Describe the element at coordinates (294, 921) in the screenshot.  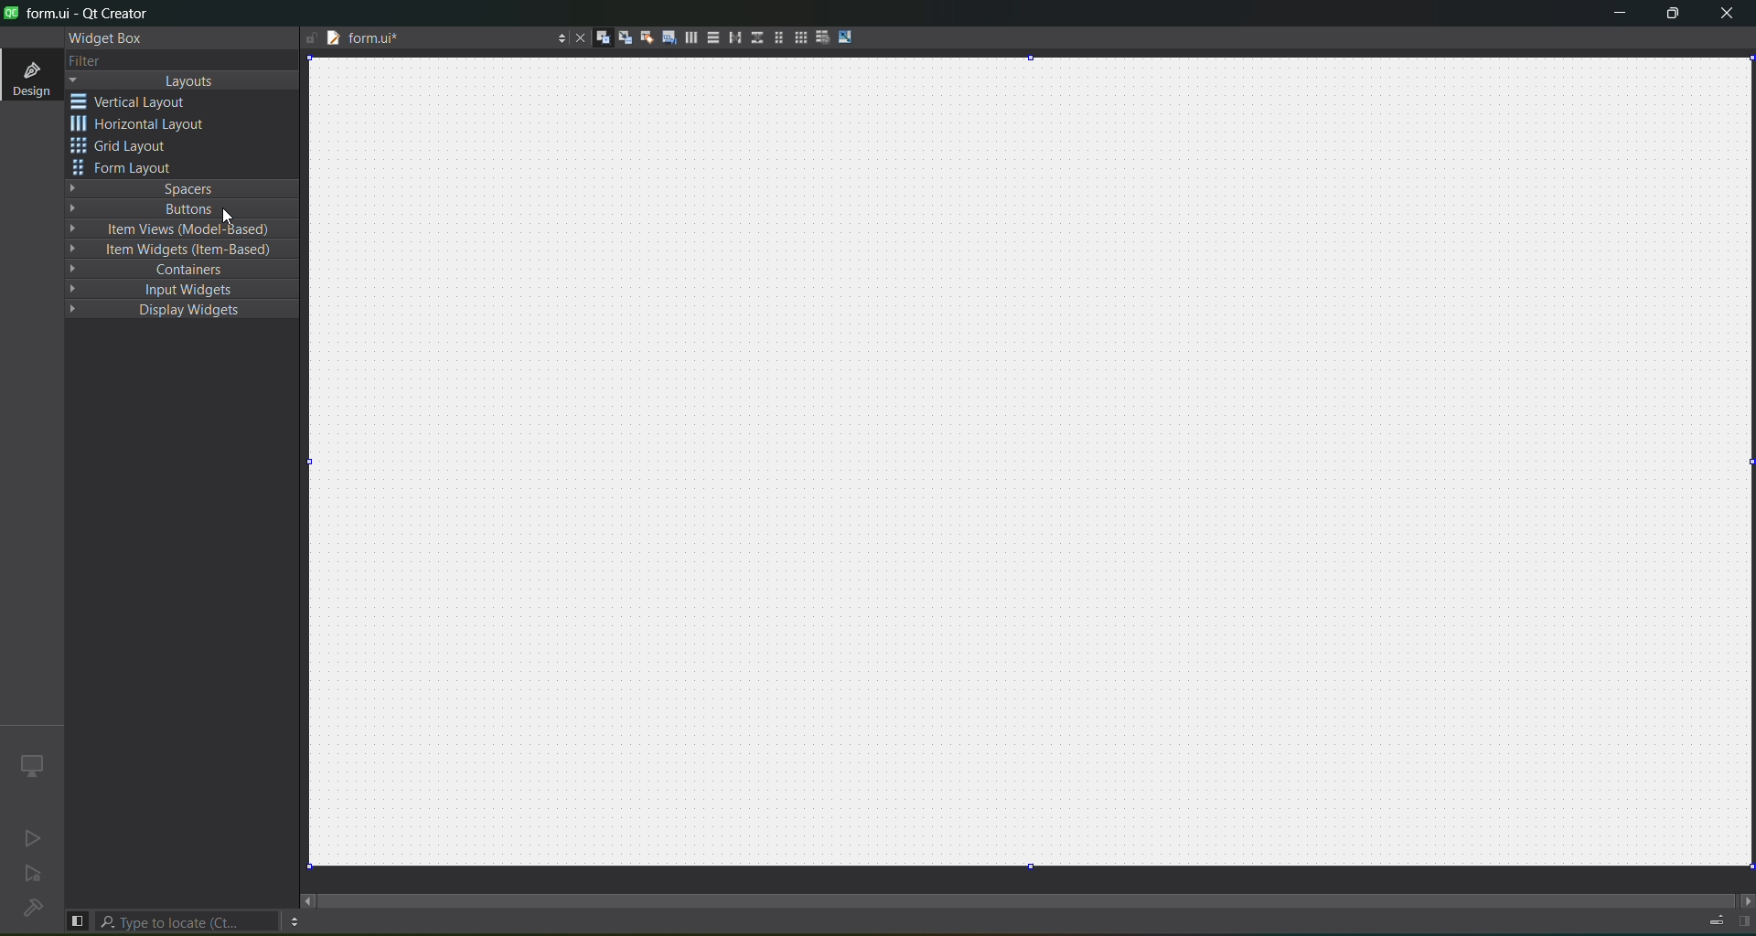
I see `options` at that location.